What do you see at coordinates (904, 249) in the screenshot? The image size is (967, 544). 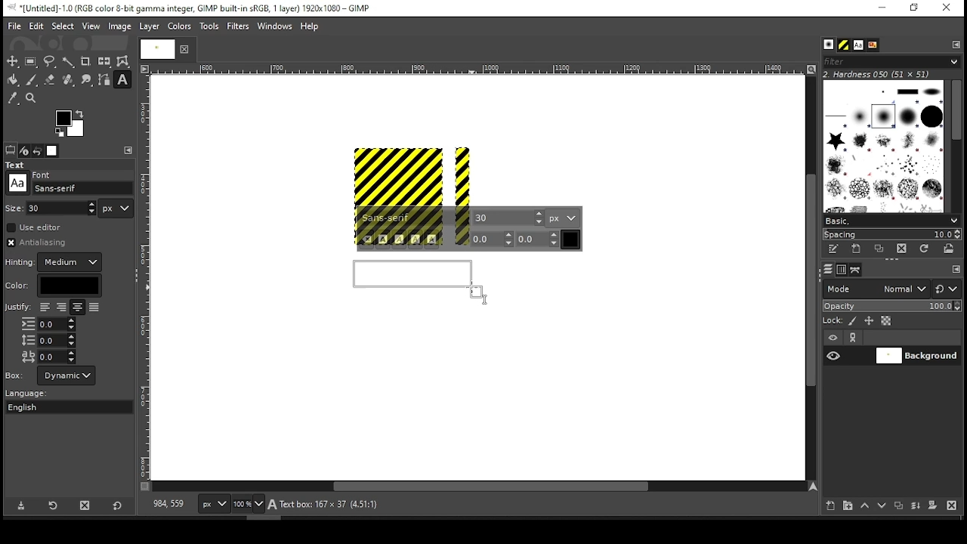 I see `delete brush` at bounding box center [904, 249].